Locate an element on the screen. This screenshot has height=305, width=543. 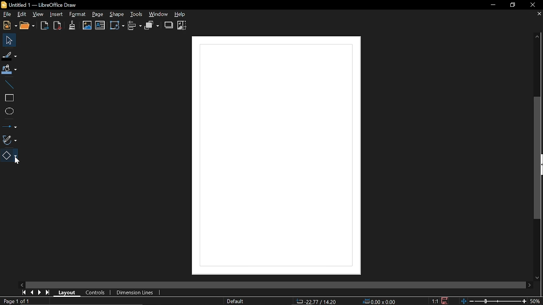
Page is located at coordinates (98, 14).